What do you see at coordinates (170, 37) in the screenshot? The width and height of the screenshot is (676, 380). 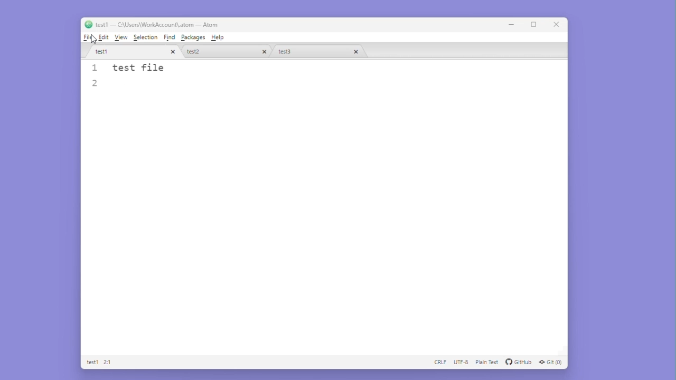 I see `Find` at bounding box center [170, 37].